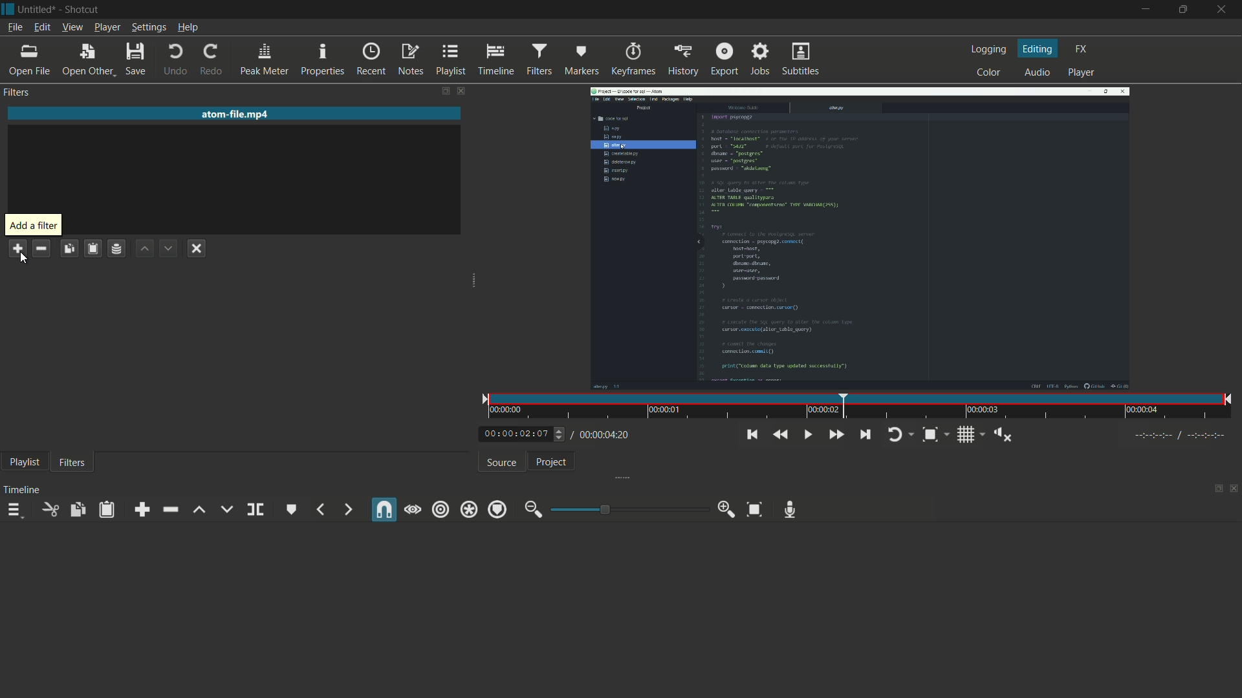  Describe the element at coordinates (24, 259) in the screenshot. I see `cursor` at that location.